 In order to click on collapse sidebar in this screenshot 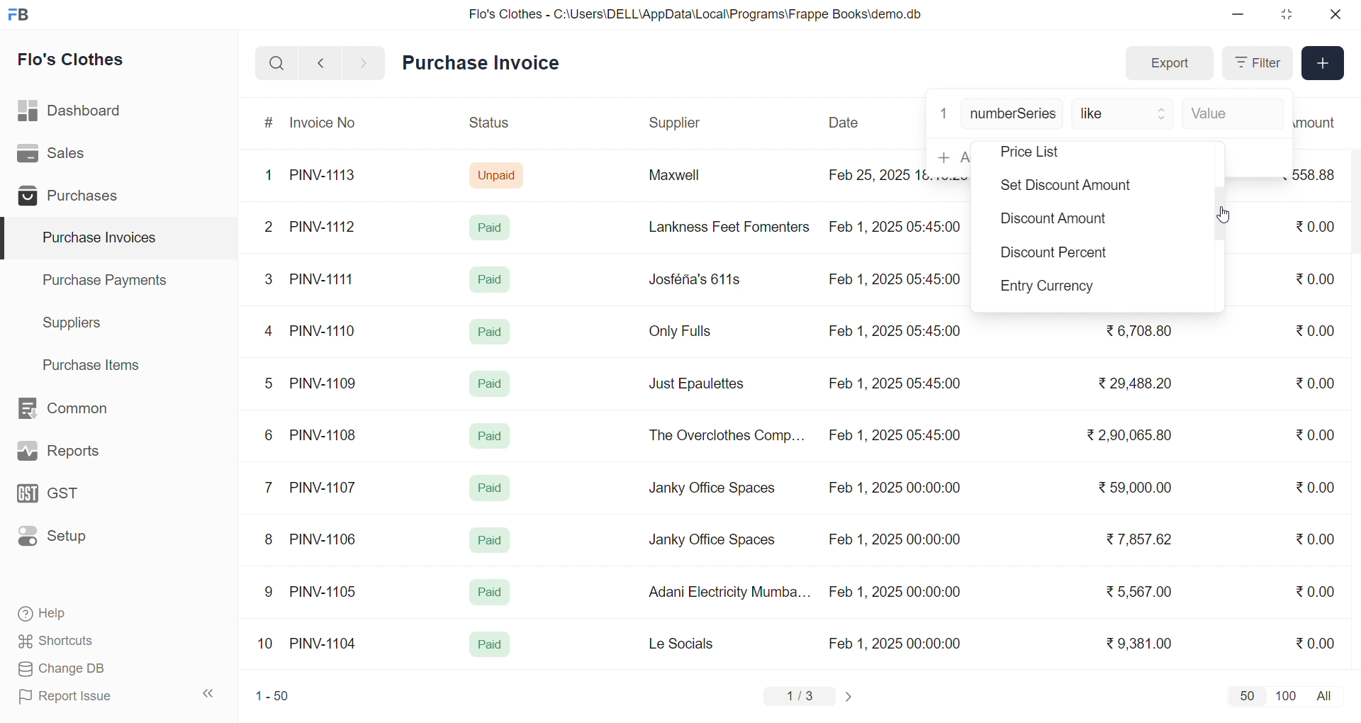, I will do `click(209, 694)`.